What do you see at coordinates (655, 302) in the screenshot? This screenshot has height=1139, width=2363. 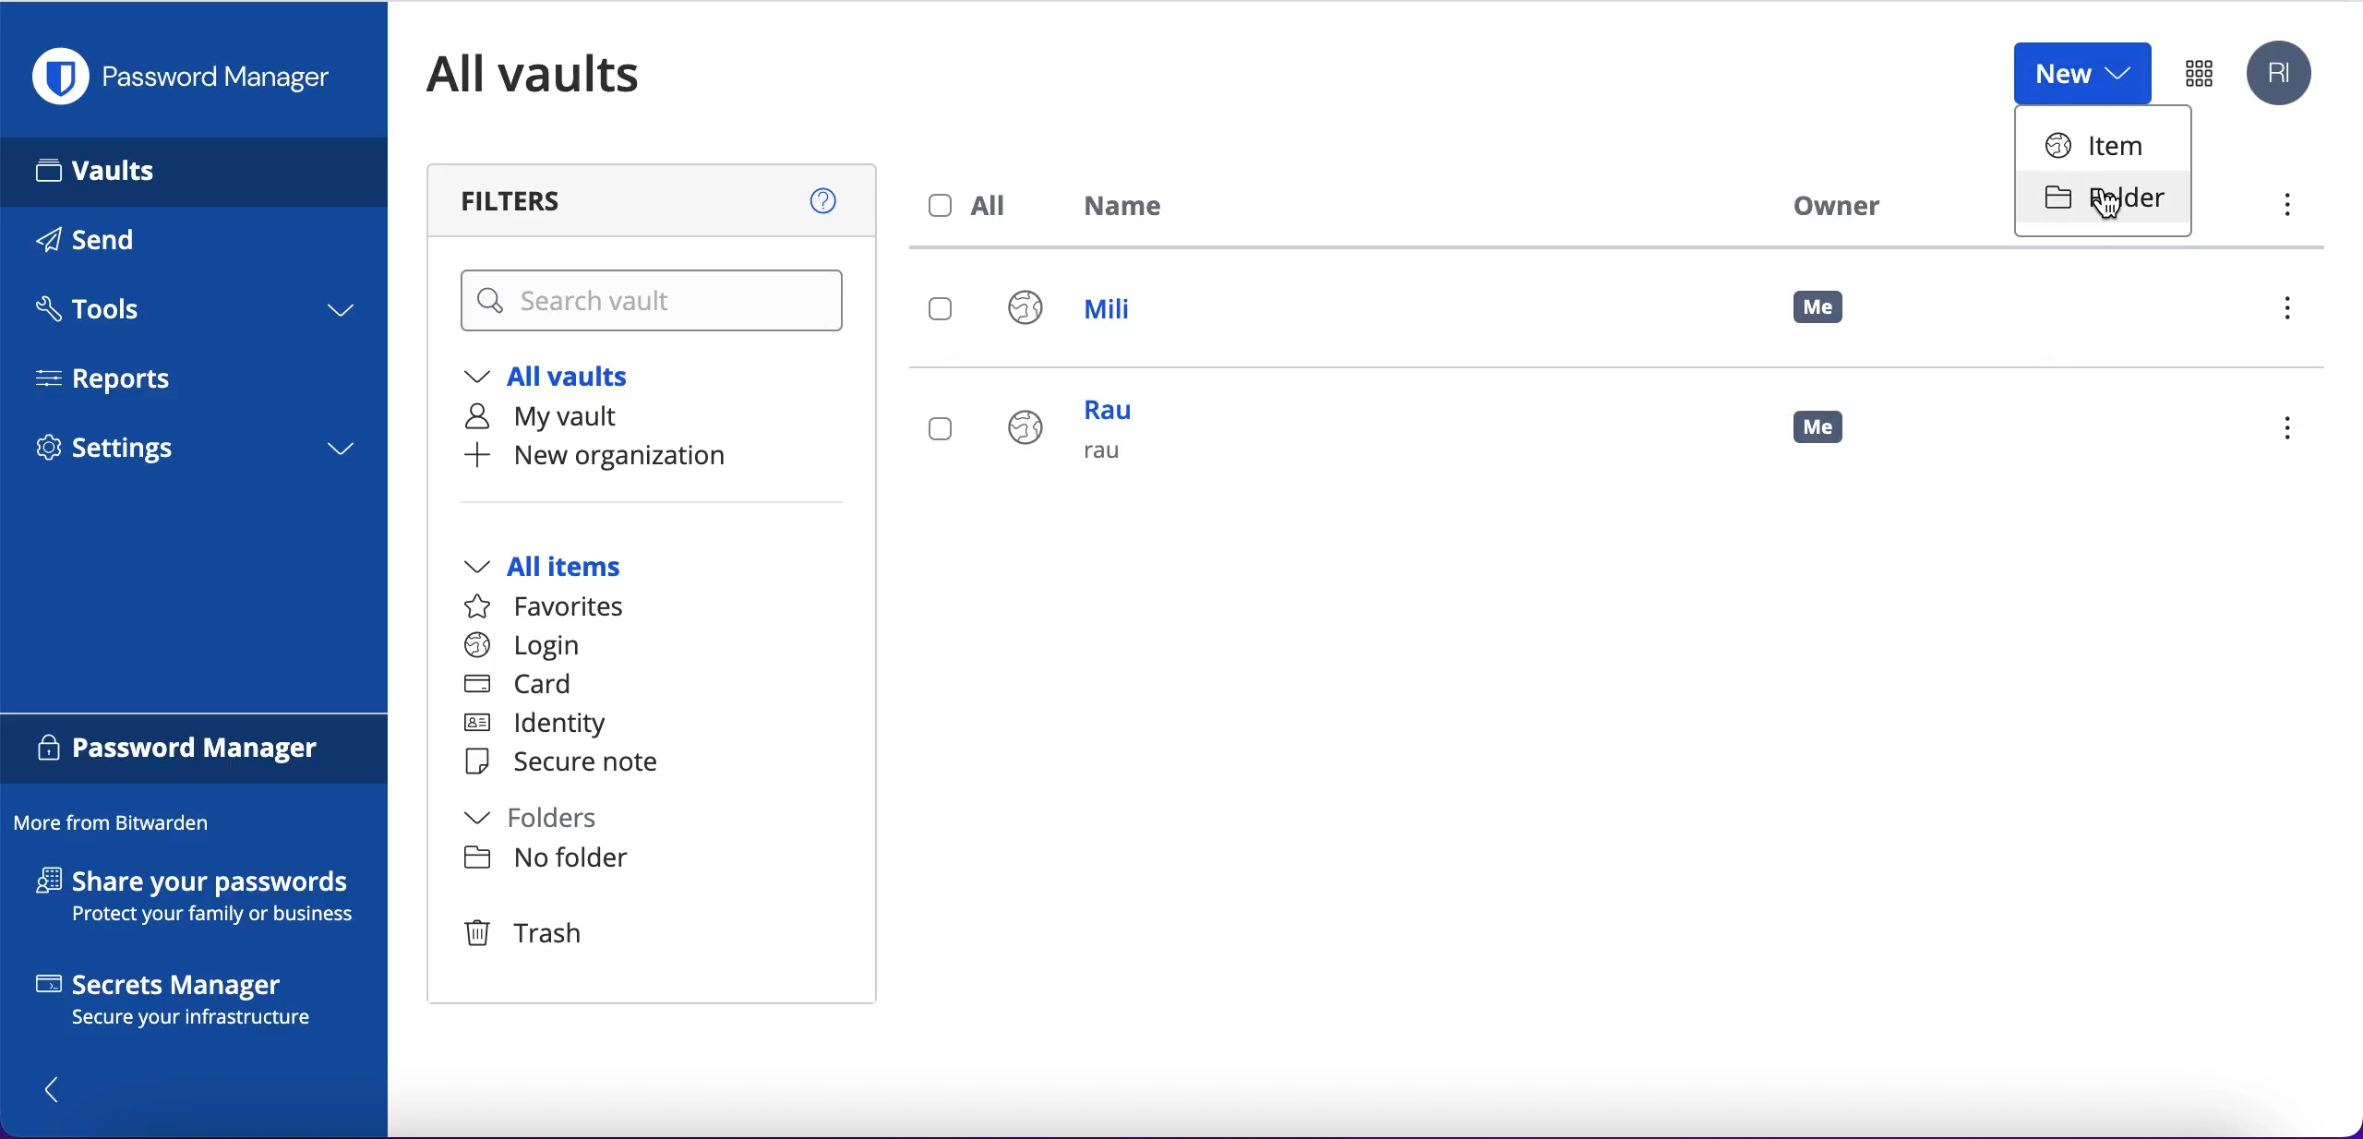 I see `search vault` at bounding box center [655, 302].